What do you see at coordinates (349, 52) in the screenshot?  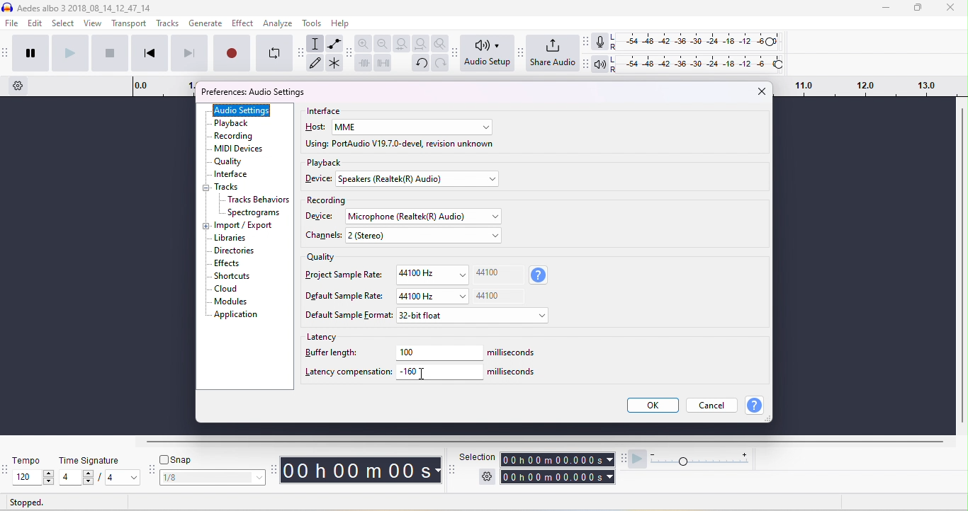 I see `audacity edit toolbar` at bounding box center [349, 52].